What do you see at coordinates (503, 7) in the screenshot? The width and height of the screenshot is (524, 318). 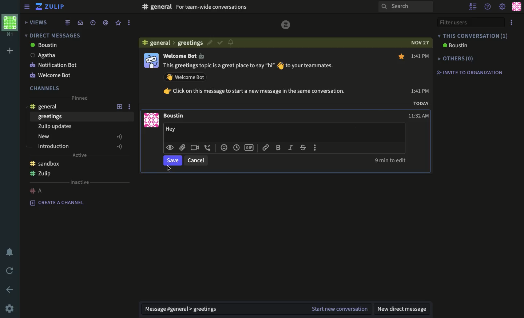 I see `settings` at bounding box center [503, 7].